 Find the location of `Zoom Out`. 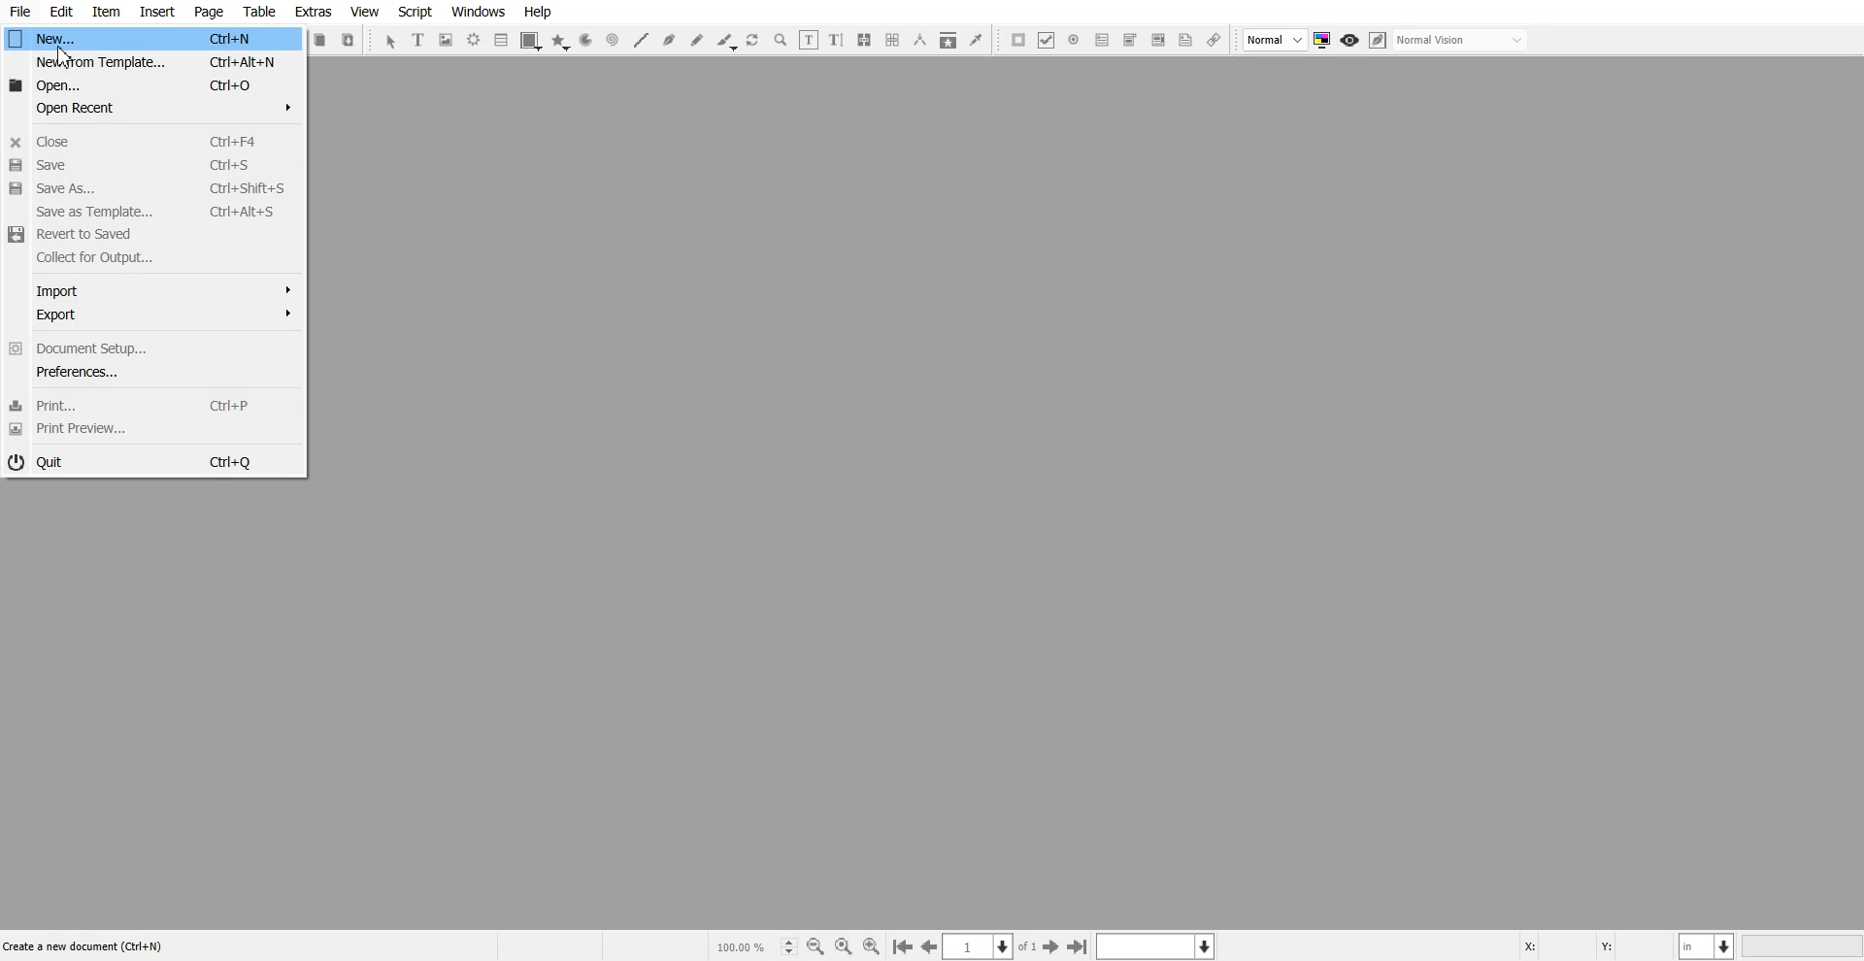

Zoom Out is located at coordinates (815, 946).